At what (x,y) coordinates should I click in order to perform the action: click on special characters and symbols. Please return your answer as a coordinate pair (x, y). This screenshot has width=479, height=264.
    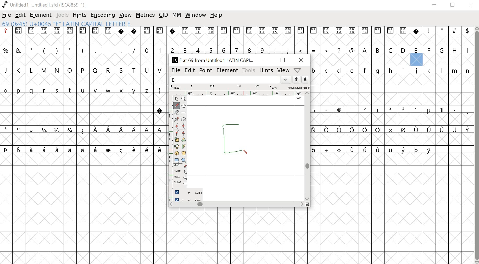
    Looking at the image, I should click on (392, 110).